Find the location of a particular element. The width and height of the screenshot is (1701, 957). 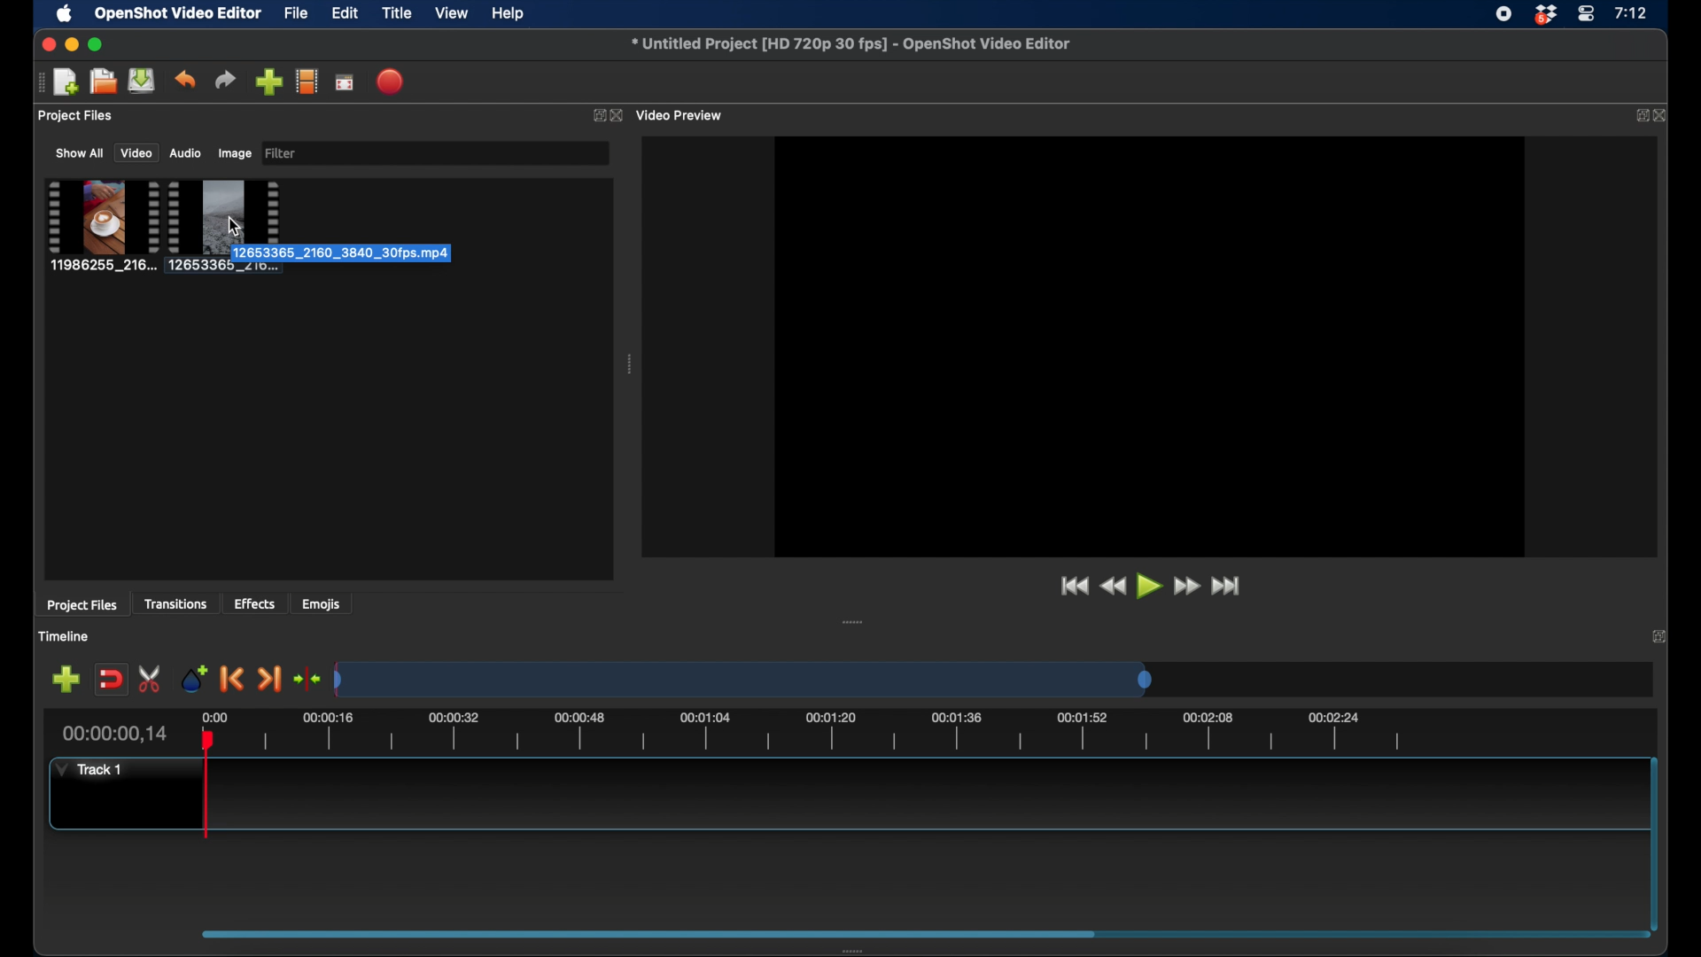

add track is located at coordinates (67, 678).